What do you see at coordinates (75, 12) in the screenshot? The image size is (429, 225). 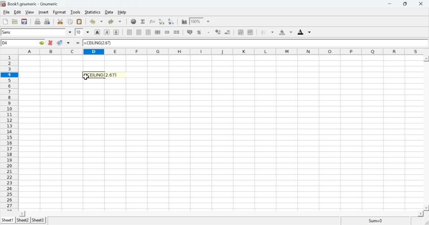 I see `Tools` at bounding box center [75, 12].